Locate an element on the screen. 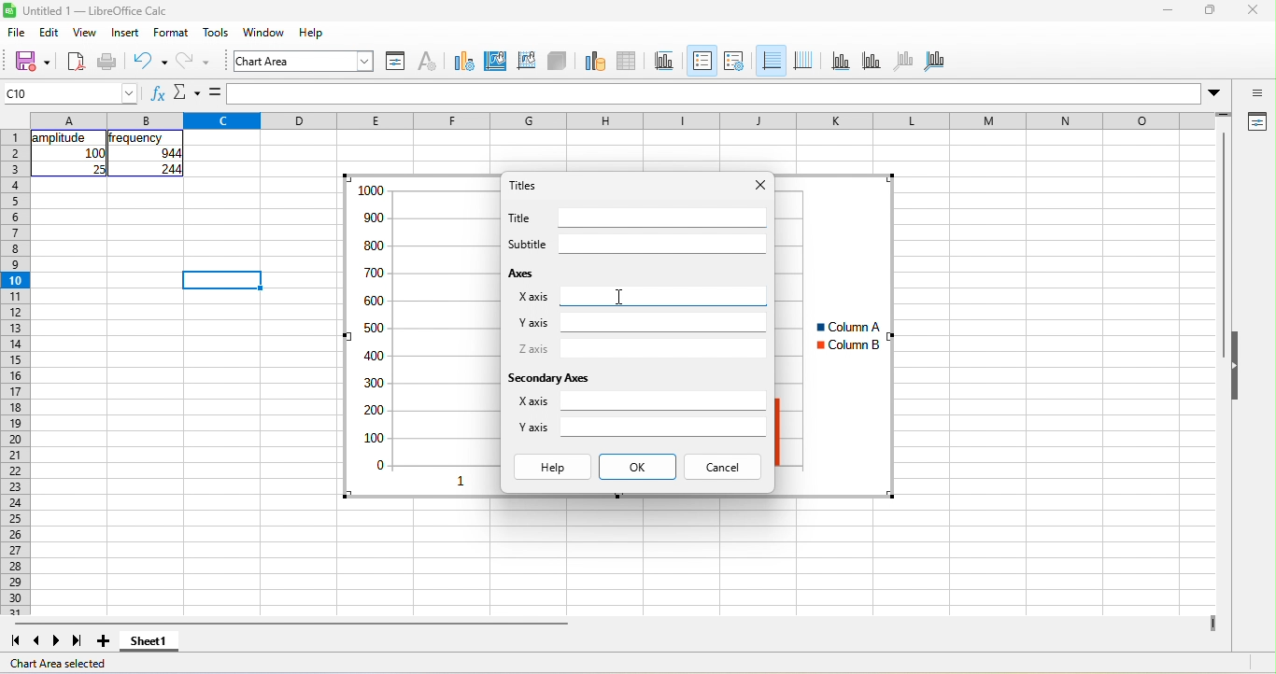  chart area selected is located at coordinates (58, 664).